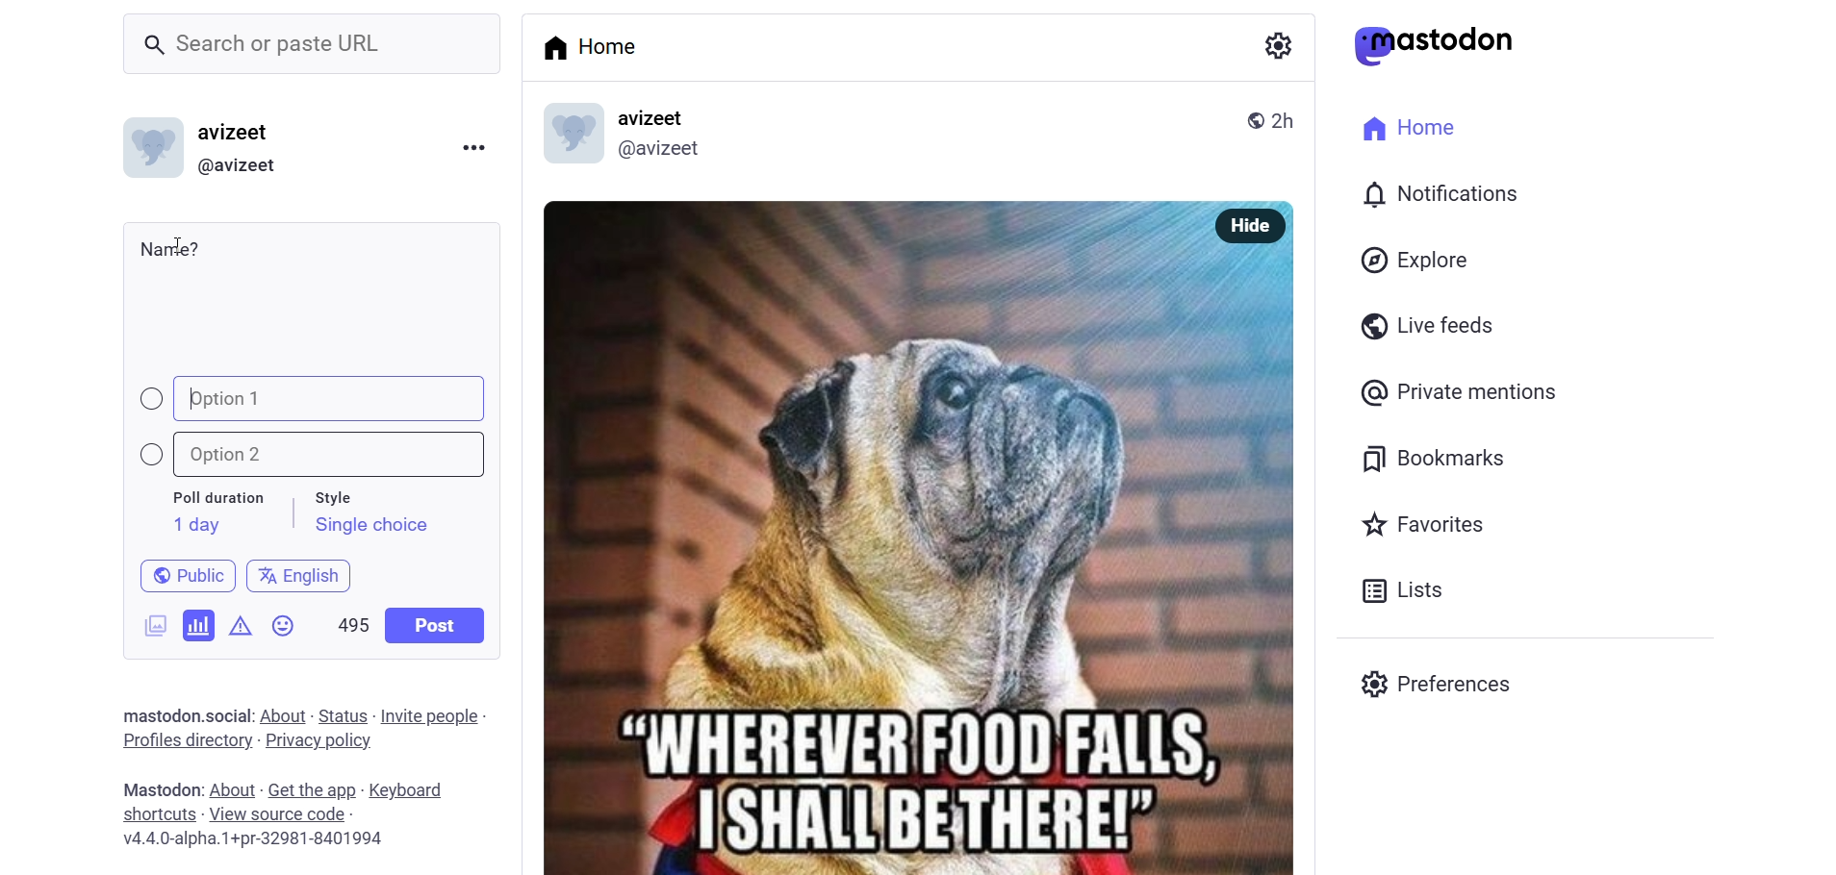  What do you see at coordinates (434, 715) in the screenshot?
I see `invite people` at bounding box center [434, 715].